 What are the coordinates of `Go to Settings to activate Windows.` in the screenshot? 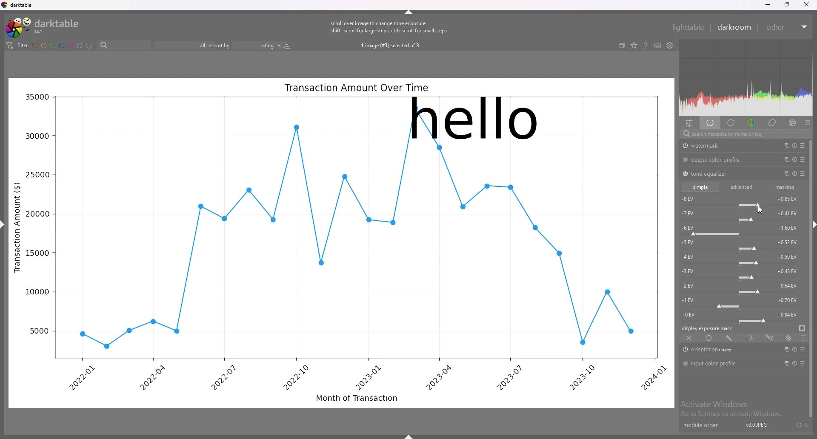 It's located at (731, 415).